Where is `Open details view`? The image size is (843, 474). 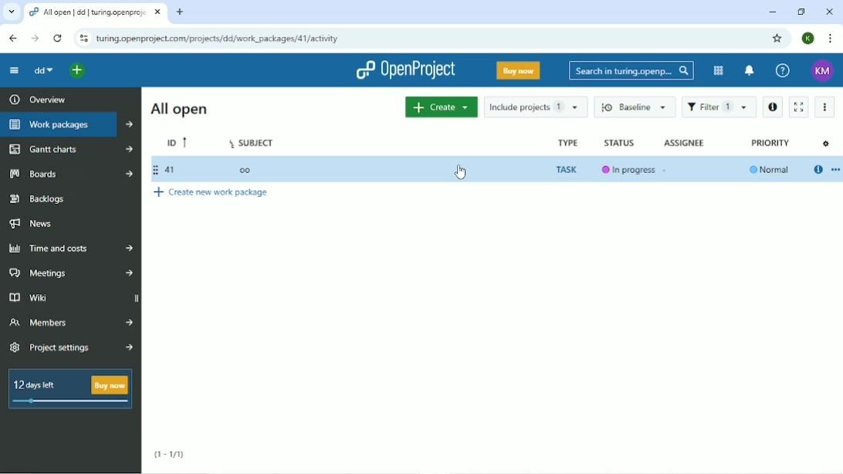
Open details view is located at coordinates (773, 107).